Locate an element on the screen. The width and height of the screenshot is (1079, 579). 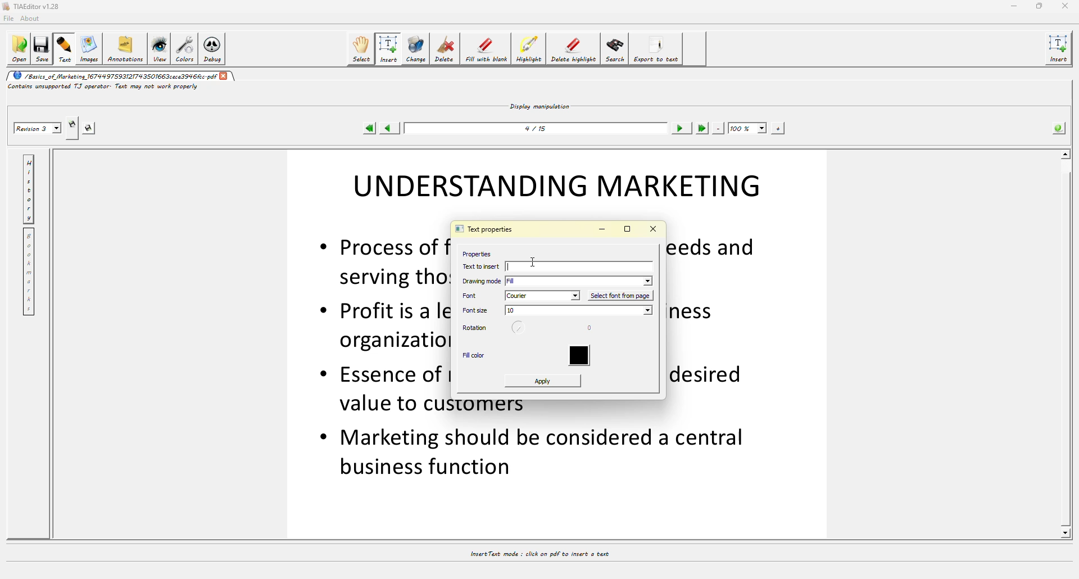
rotation is located at coordinates (475, 328).